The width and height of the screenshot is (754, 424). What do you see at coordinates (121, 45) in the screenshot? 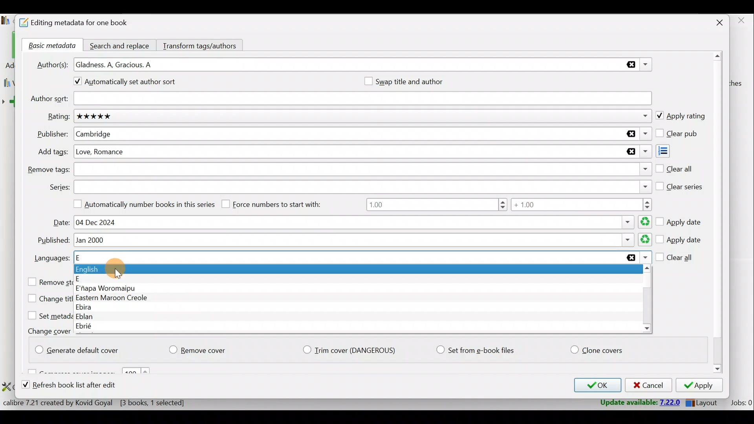
I see `Search and replace` at bounding box center [121, 45].